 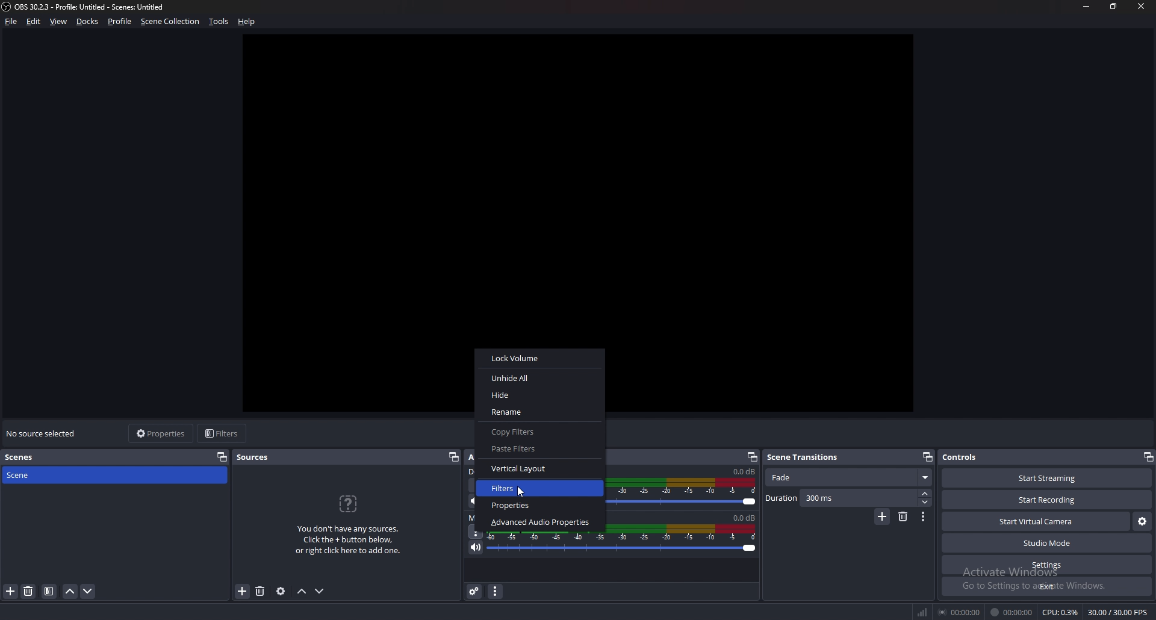 What do you see at coordinates (925, 493) in the screenshot?
I see `increase duration` at bounding box center [925, 493].